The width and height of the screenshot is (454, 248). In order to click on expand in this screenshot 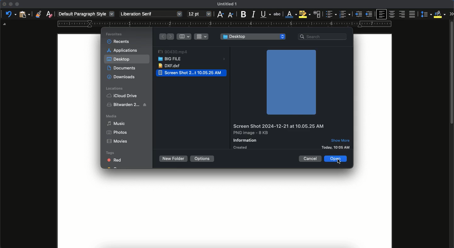, I will do `click(450, 14)`.